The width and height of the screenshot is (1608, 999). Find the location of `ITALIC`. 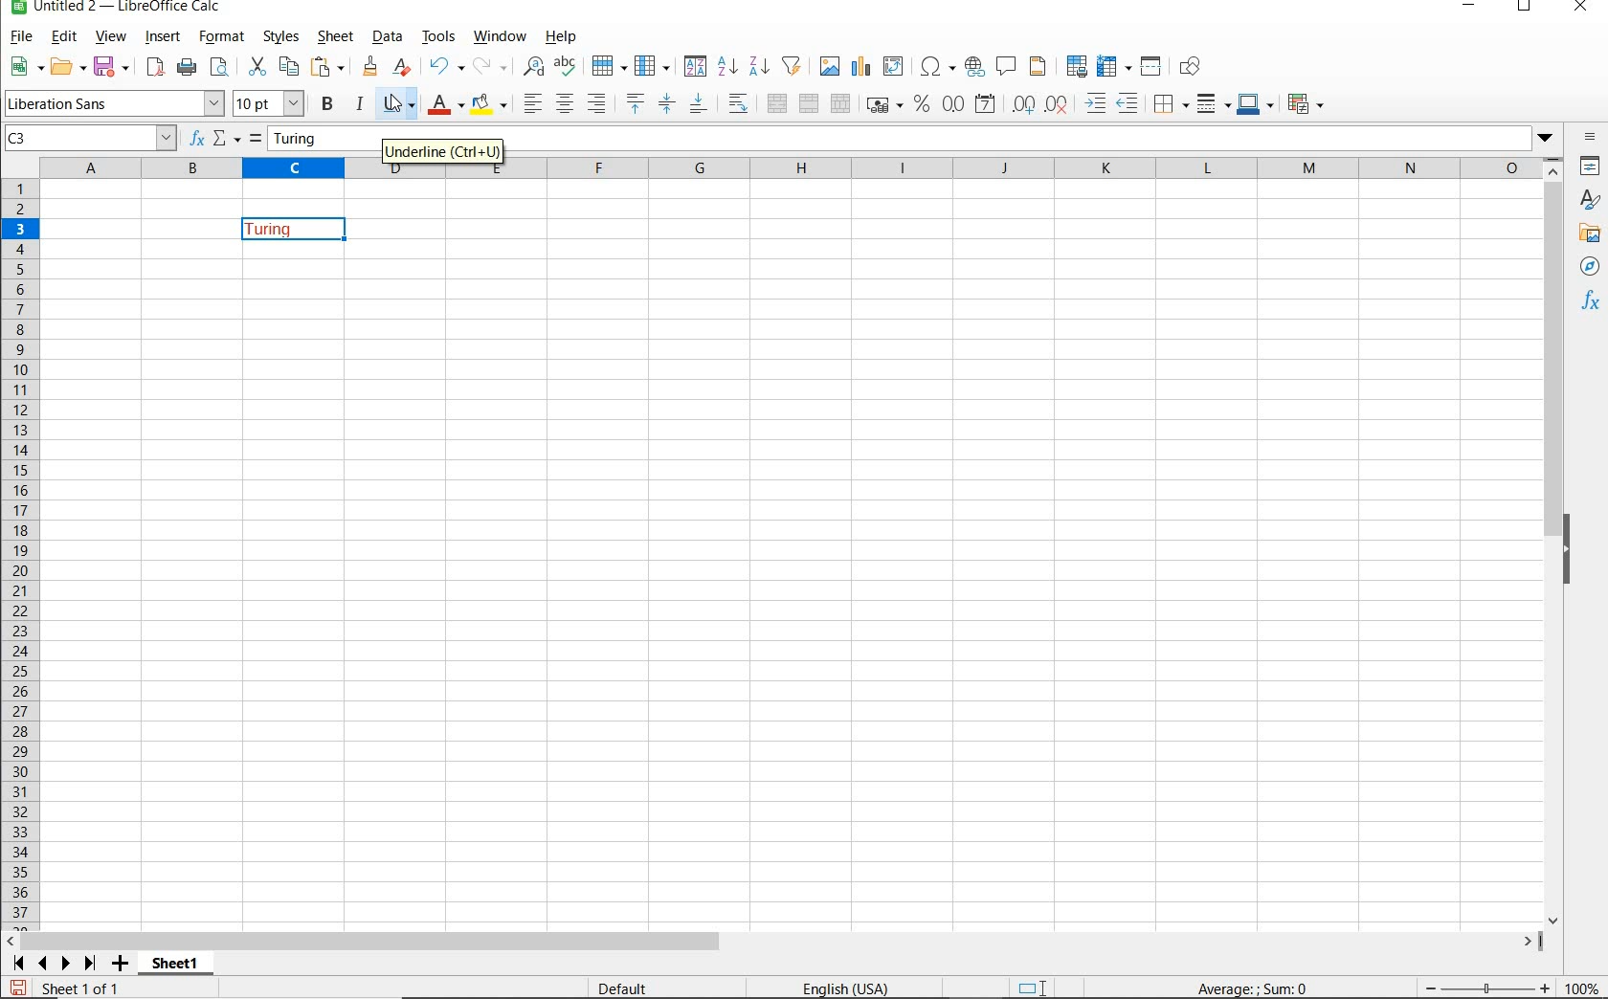

ITALIC is located at coordinates (360, 104).